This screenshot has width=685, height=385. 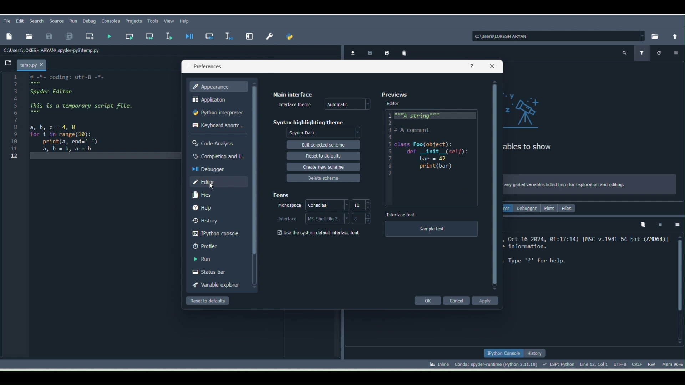 I want to click on Browse a working directory, so click(x=654, y=36).